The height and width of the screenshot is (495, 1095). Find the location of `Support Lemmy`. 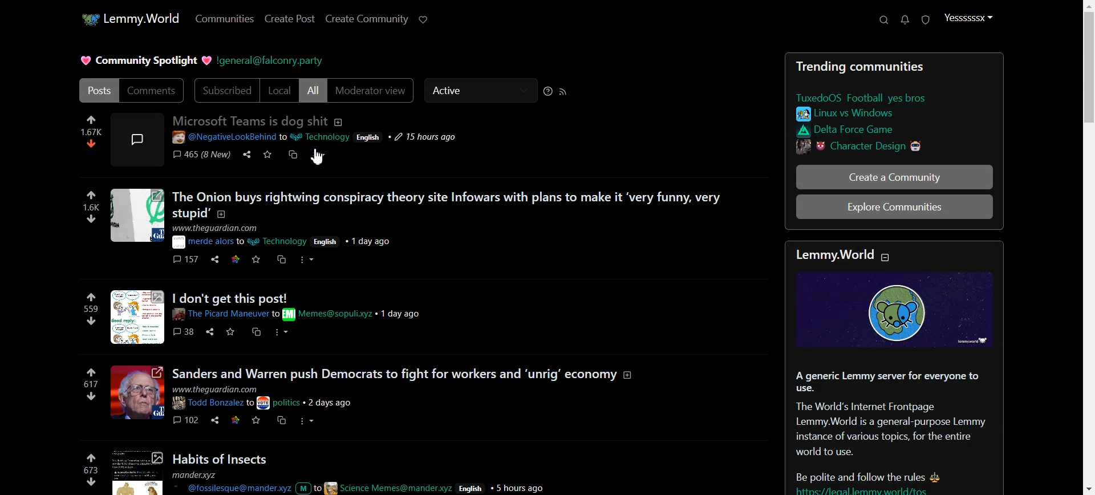

Support Lemmy is located at coordinates (423, 20).